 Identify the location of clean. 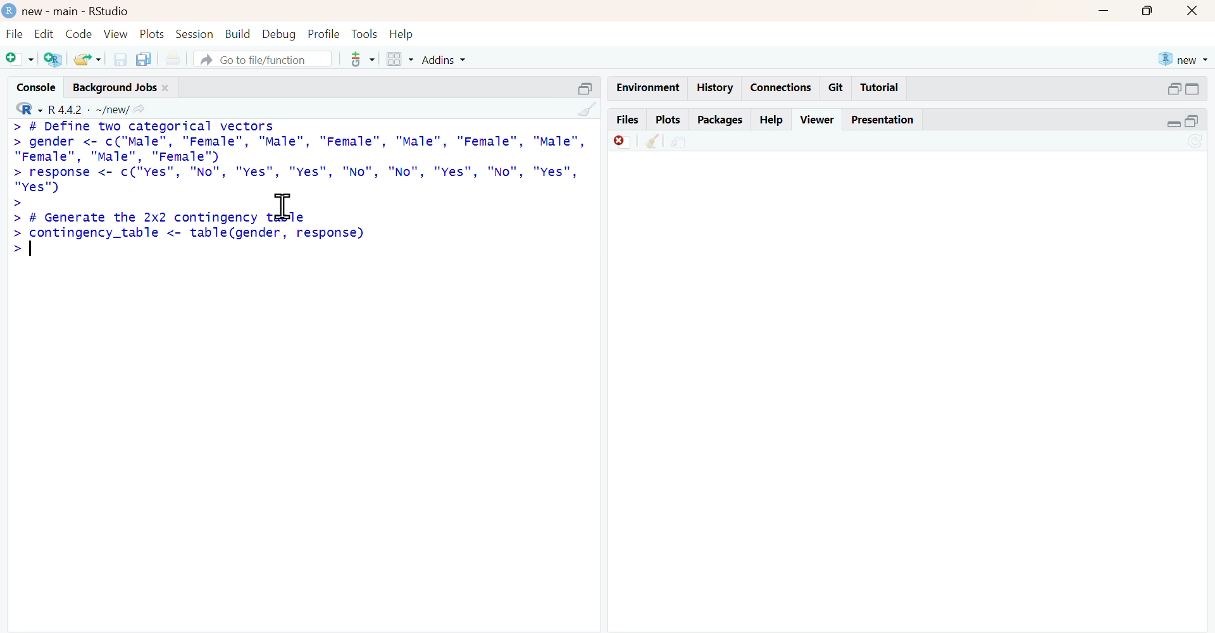
(652, 141).